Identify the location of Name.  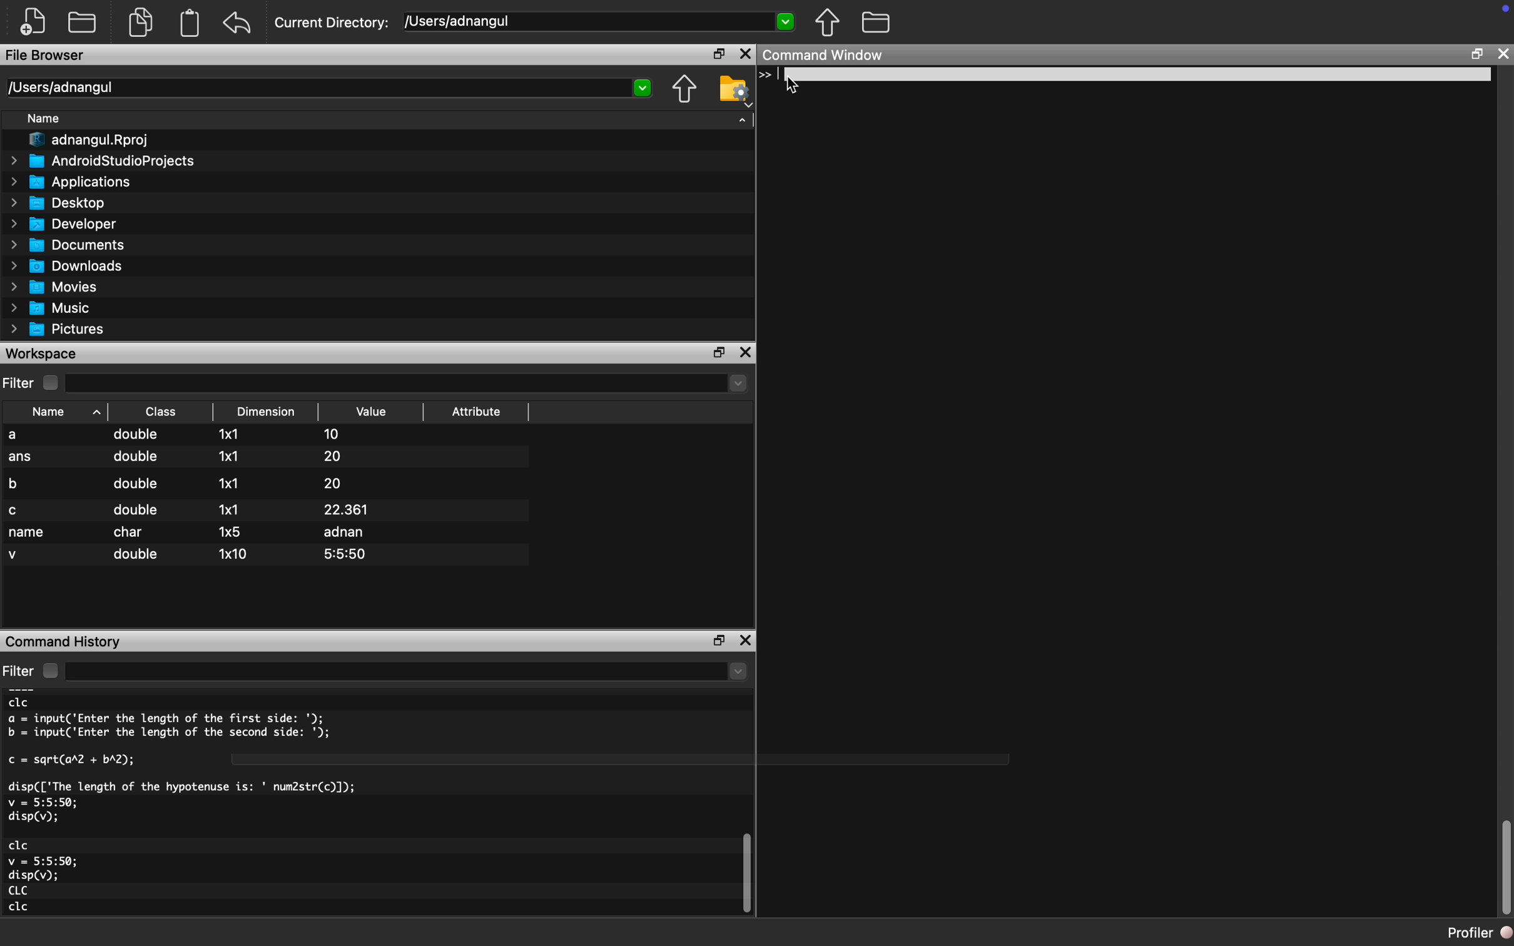
(46, 118).